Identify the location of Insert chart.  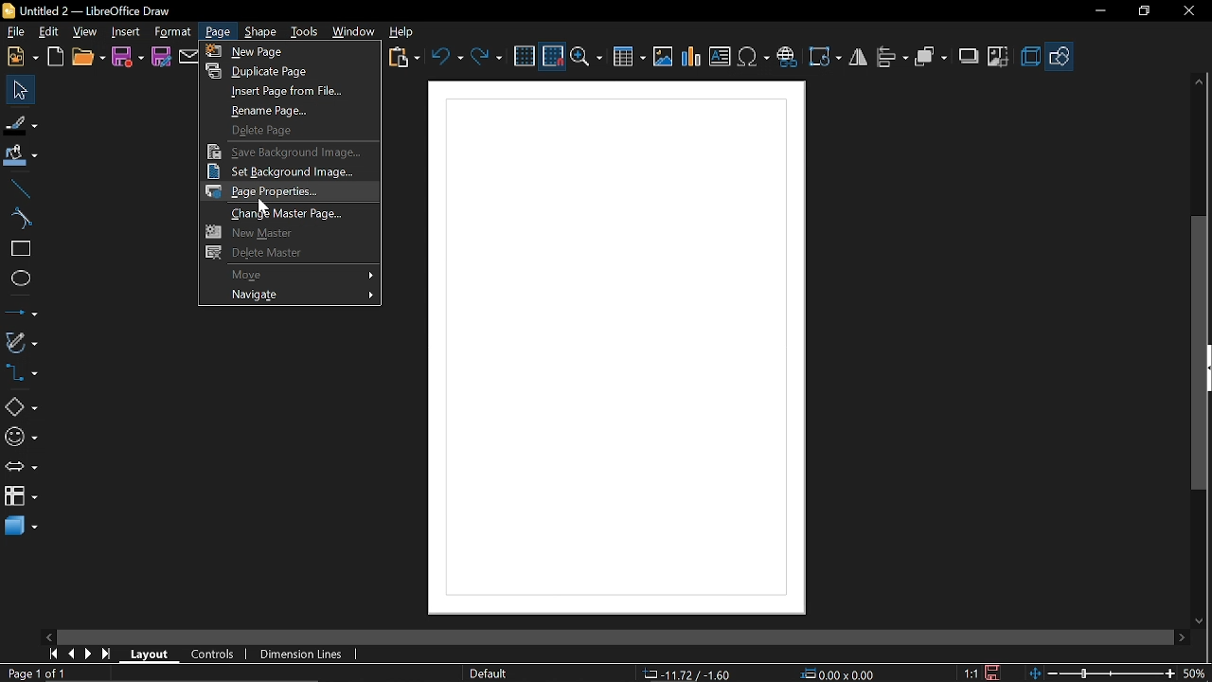
(691, 59).